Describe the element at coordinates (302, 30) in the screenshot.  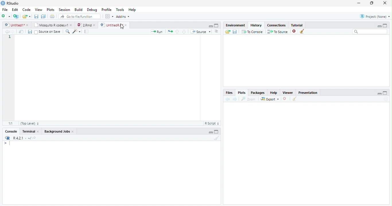
I see `Clear objects from the workspace` at that location.